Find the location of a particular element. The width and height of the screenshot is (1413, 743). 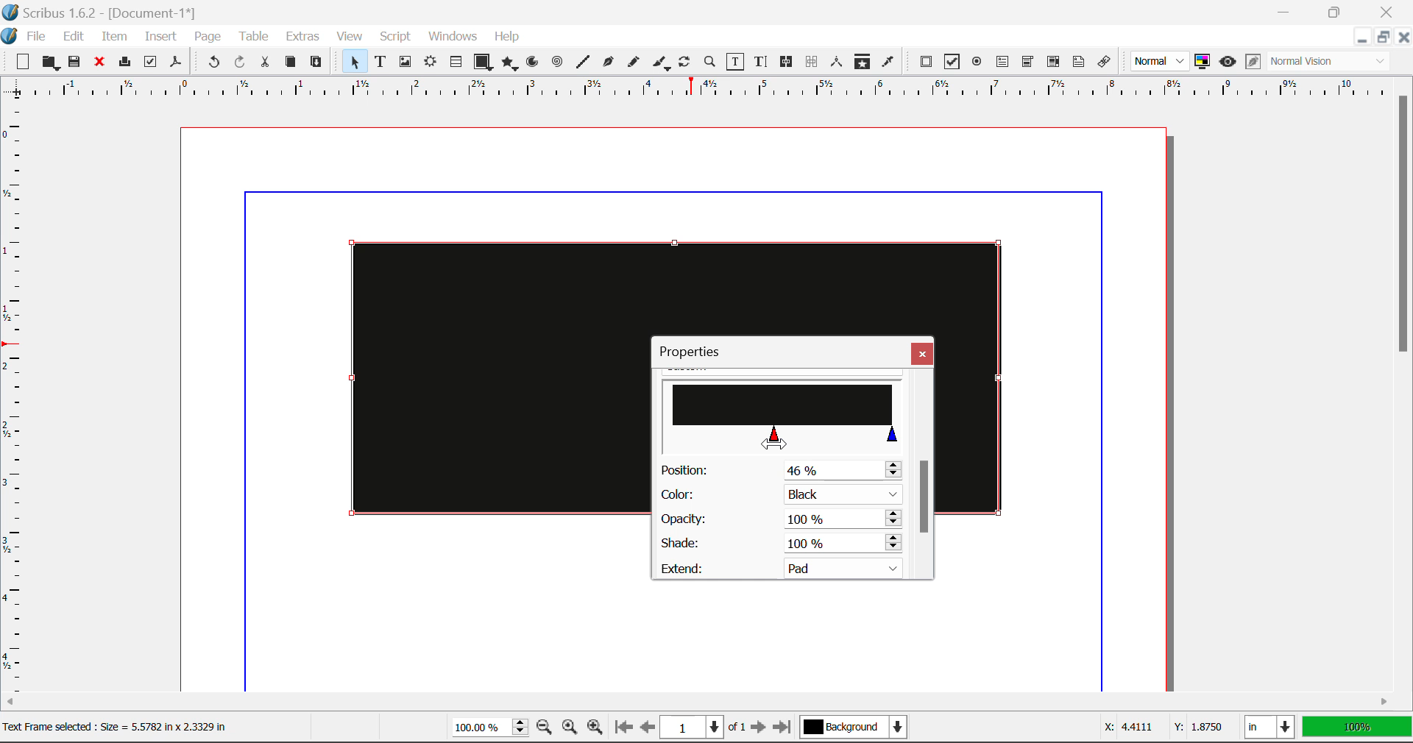

Redo is located at coordinates (240, 64).